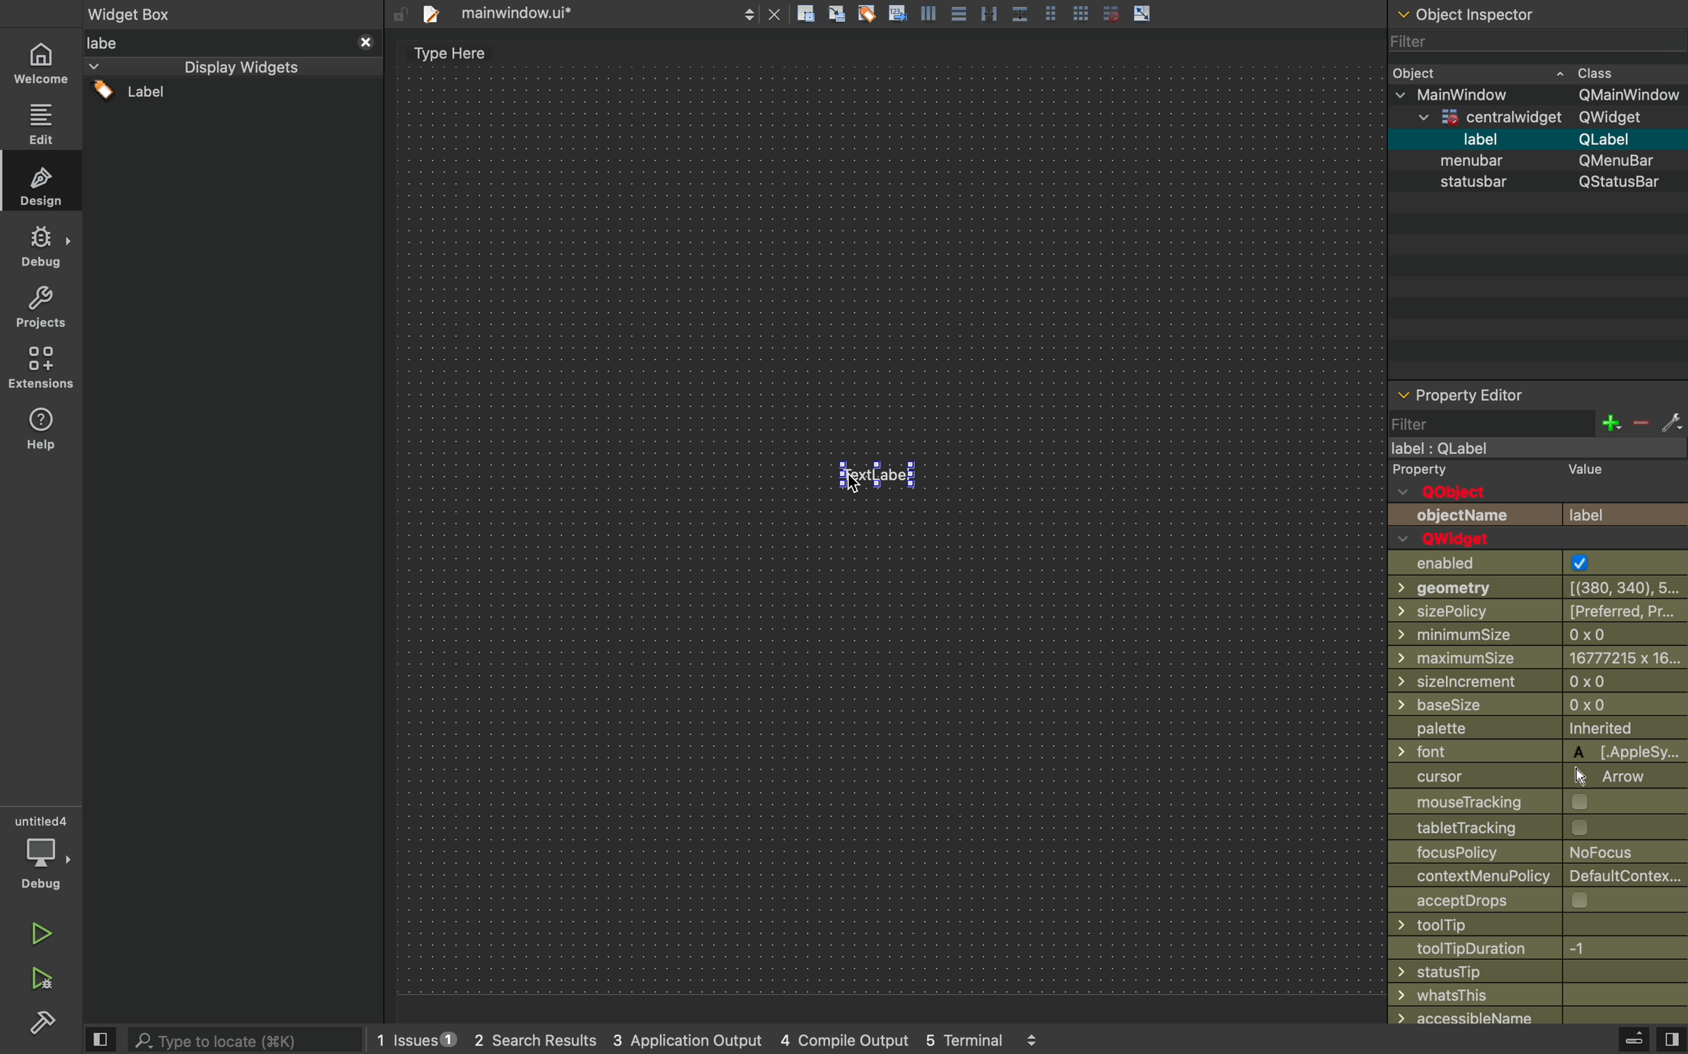  What do you see at coordinates (1055, 12) in the screenshot?
I see `Pages` at bounding box center [1055, 12].